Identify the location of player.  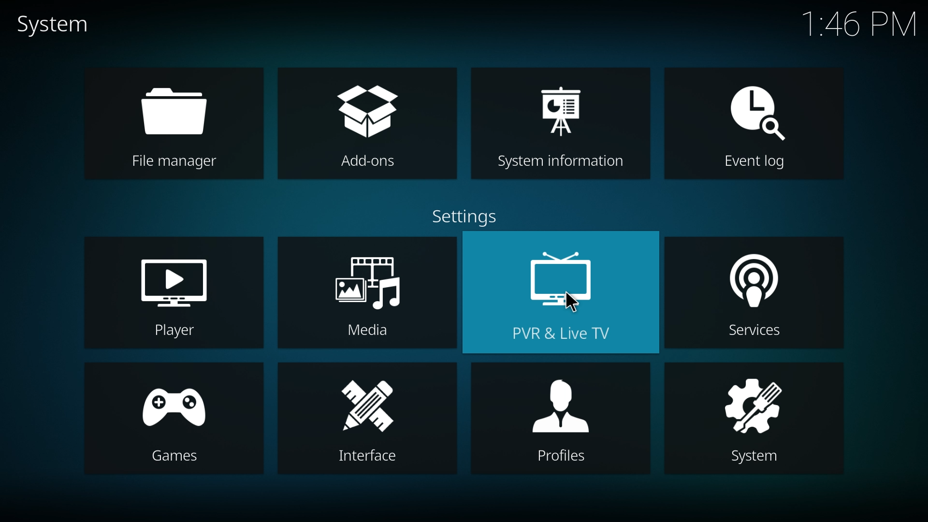
(174, 292).